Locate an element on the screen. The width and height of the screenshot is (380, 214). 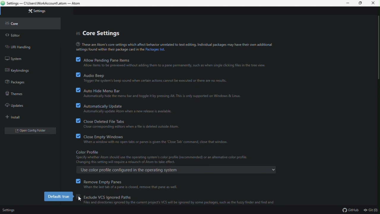
GitHub is located at coordinates (351, 210).